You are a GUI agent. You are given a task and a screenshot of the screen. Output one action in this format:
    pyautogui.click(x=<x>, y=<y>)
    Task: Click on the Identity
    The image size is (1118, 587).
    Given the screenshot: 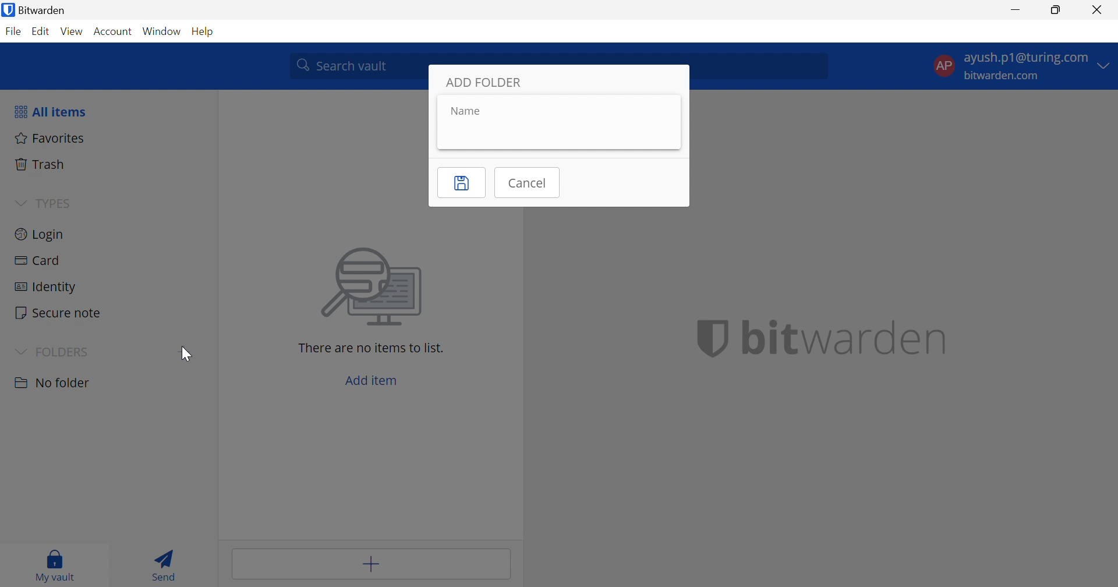 What is the action you would take?
    pyautogui.click(x=46, y=288)
    